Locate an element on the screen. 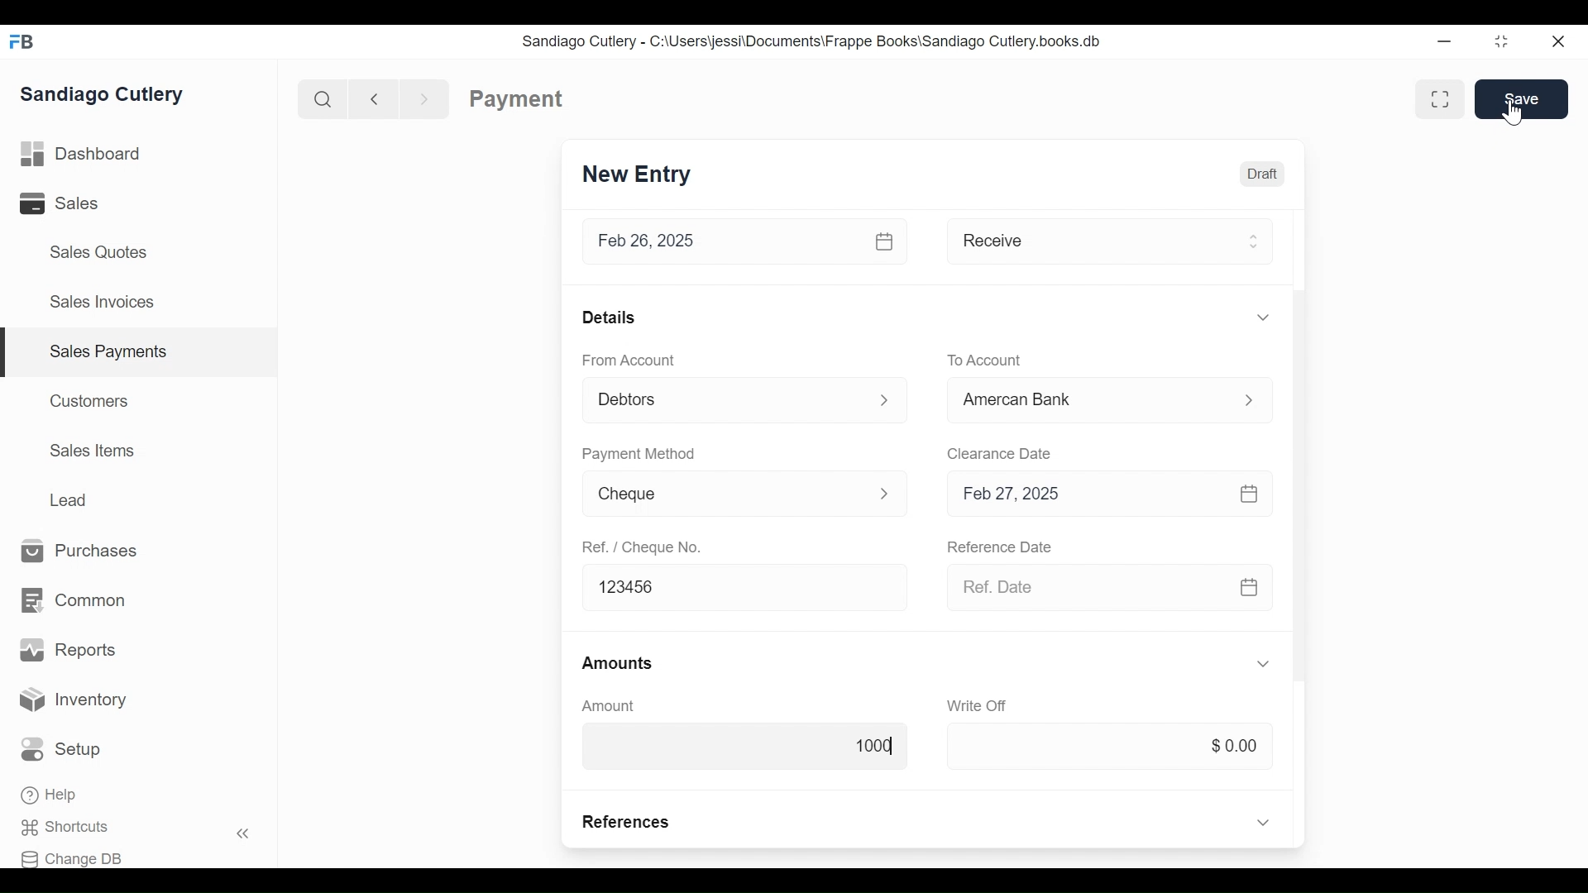 This screenshot has height=893, width=1588. Details is located at coordinates (609, 317).